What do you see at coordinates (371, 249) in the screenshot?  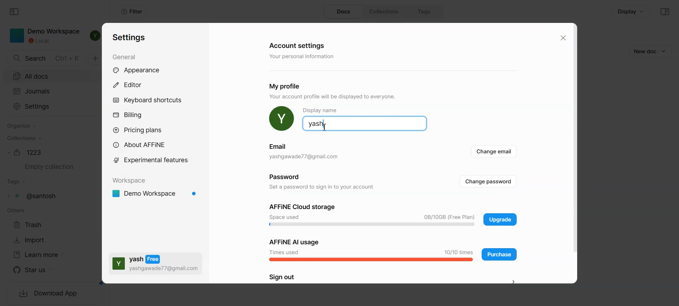 I see `AI Usage Bar` at bounding box center [371, 249].